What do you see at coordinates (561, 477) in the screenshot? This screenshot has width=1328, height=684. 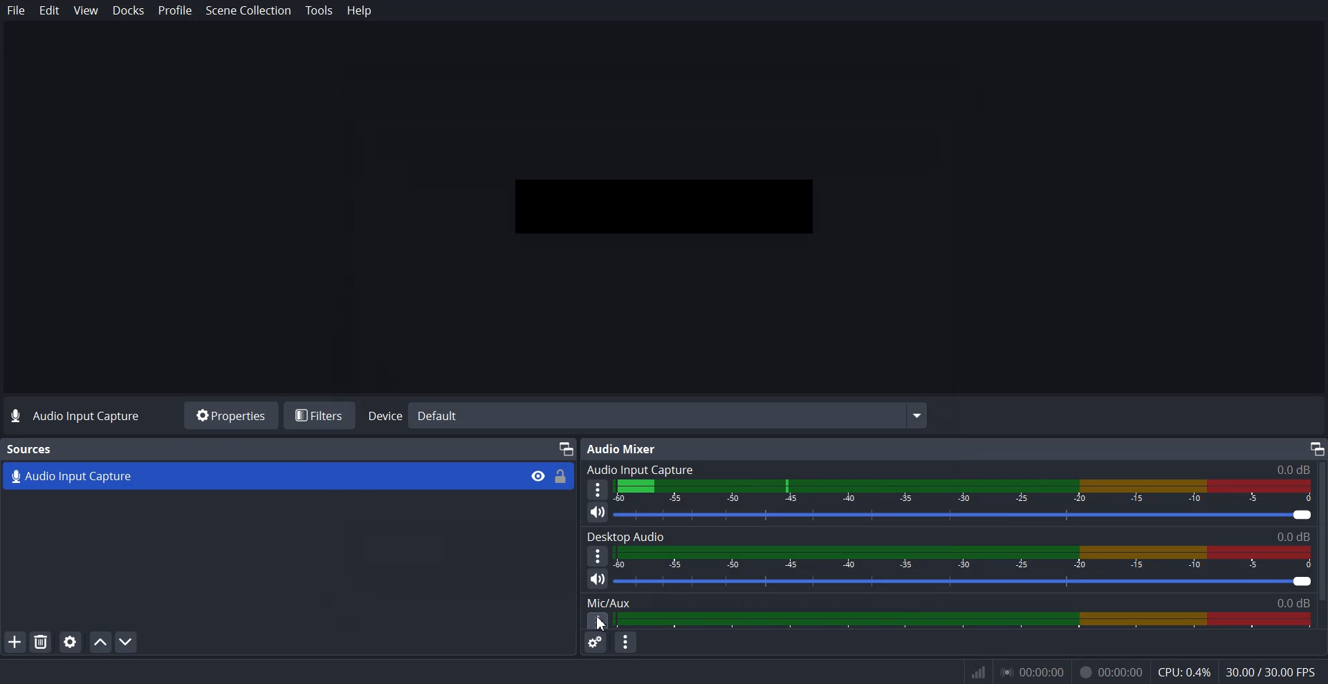 I see `Lock` at bounding box center [561, 477].